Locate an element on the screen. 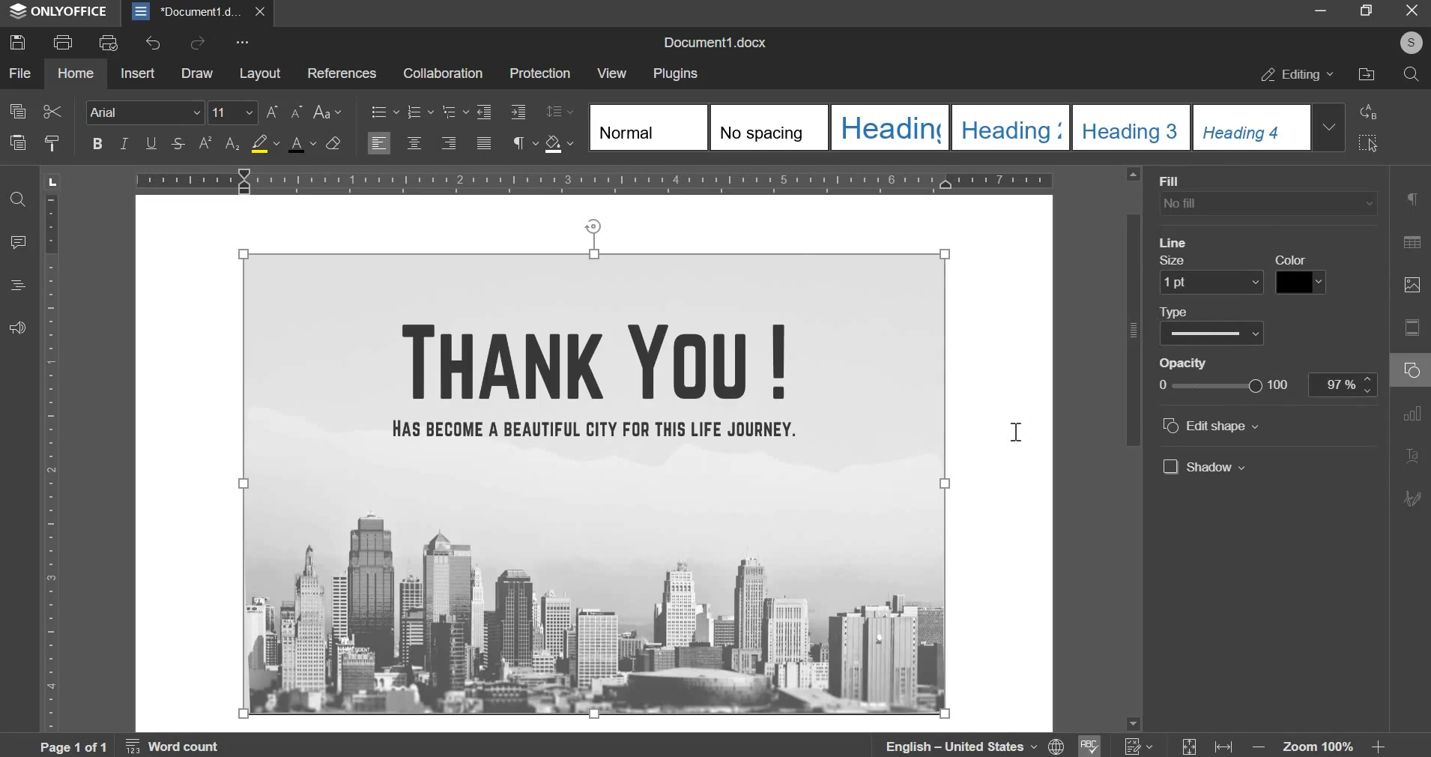 Image resolution: width=1431 pixels, height=757 pixels. Word Count is located at coordinates (175, 744).